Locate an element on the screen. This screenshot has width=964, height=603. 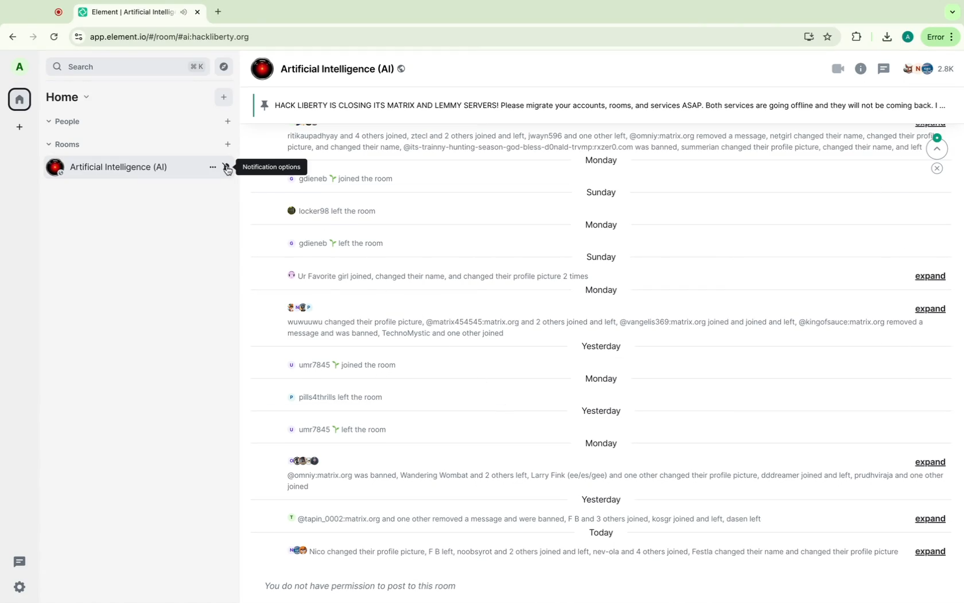
day is located at coordinates (602, 378).